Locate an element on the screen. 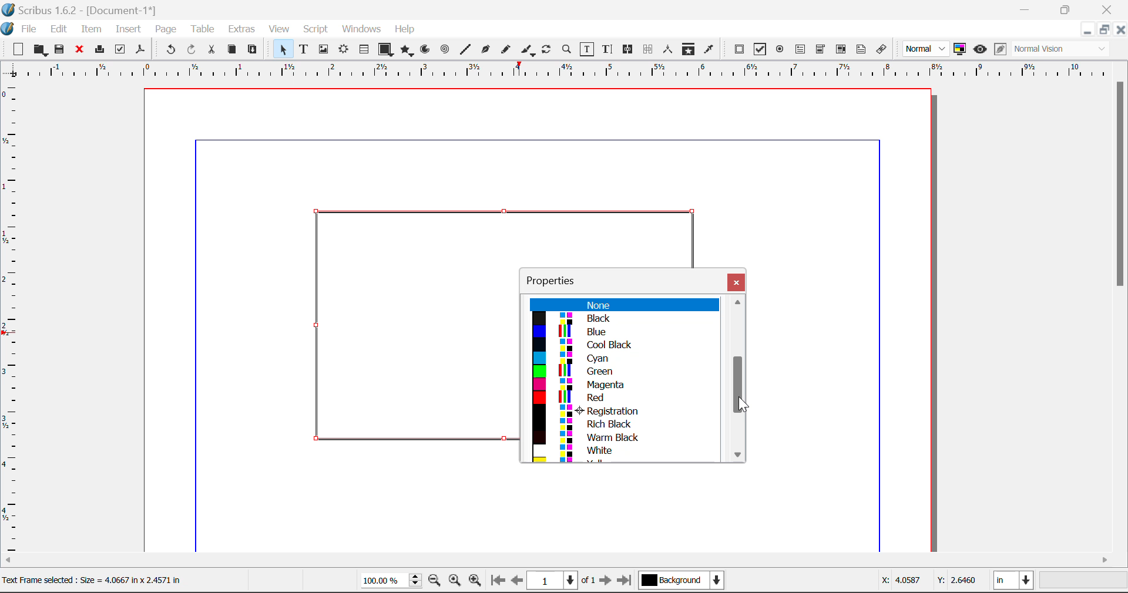 The image size is (1128, 593). Previous Page is located at coordinates (519, 582).